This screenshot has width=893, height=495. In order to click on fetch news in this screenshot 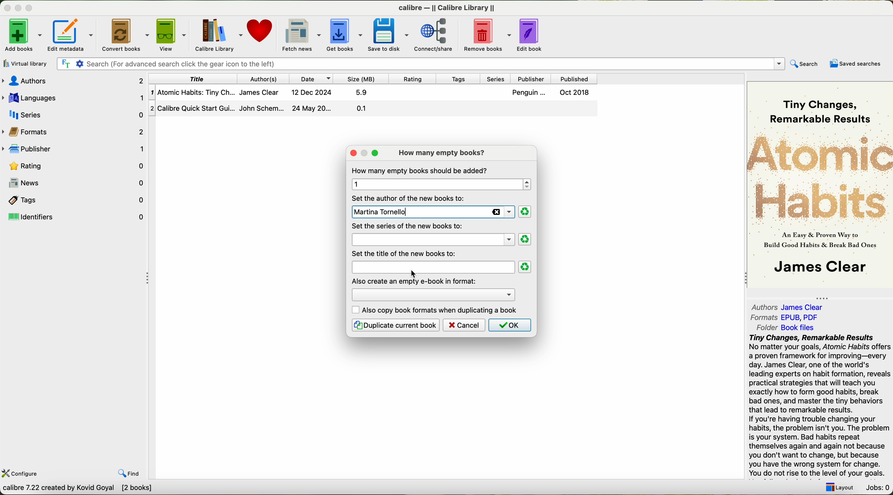, I will do `click(300, 34)`.